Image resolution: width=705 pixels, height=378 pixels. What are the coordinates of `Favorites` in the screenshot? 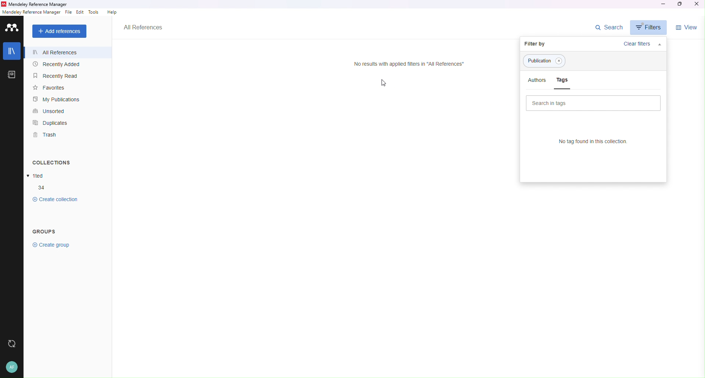 It's located at (56, 88).